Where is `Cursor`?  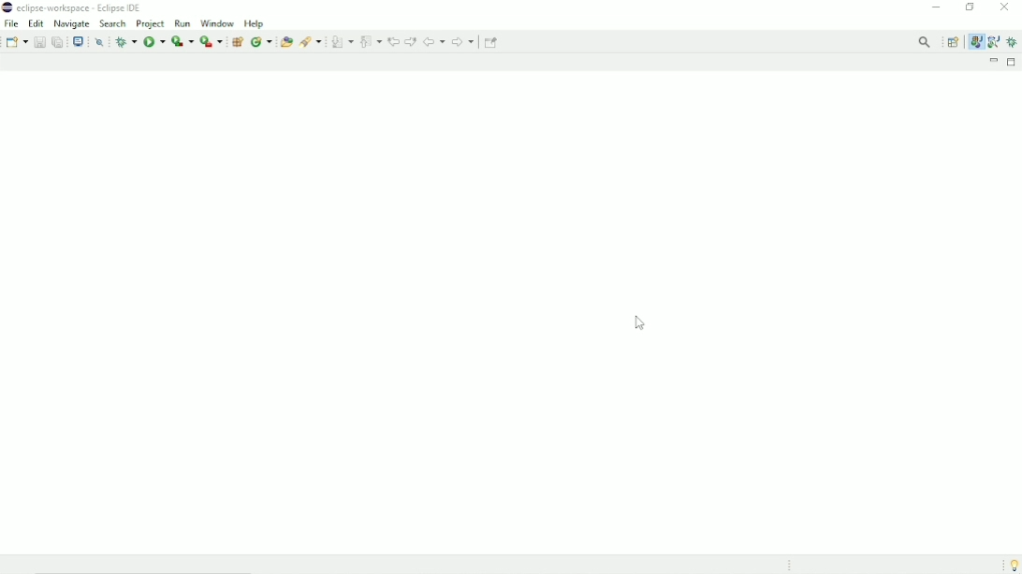
Cursor is located at coordinates (640, 322).